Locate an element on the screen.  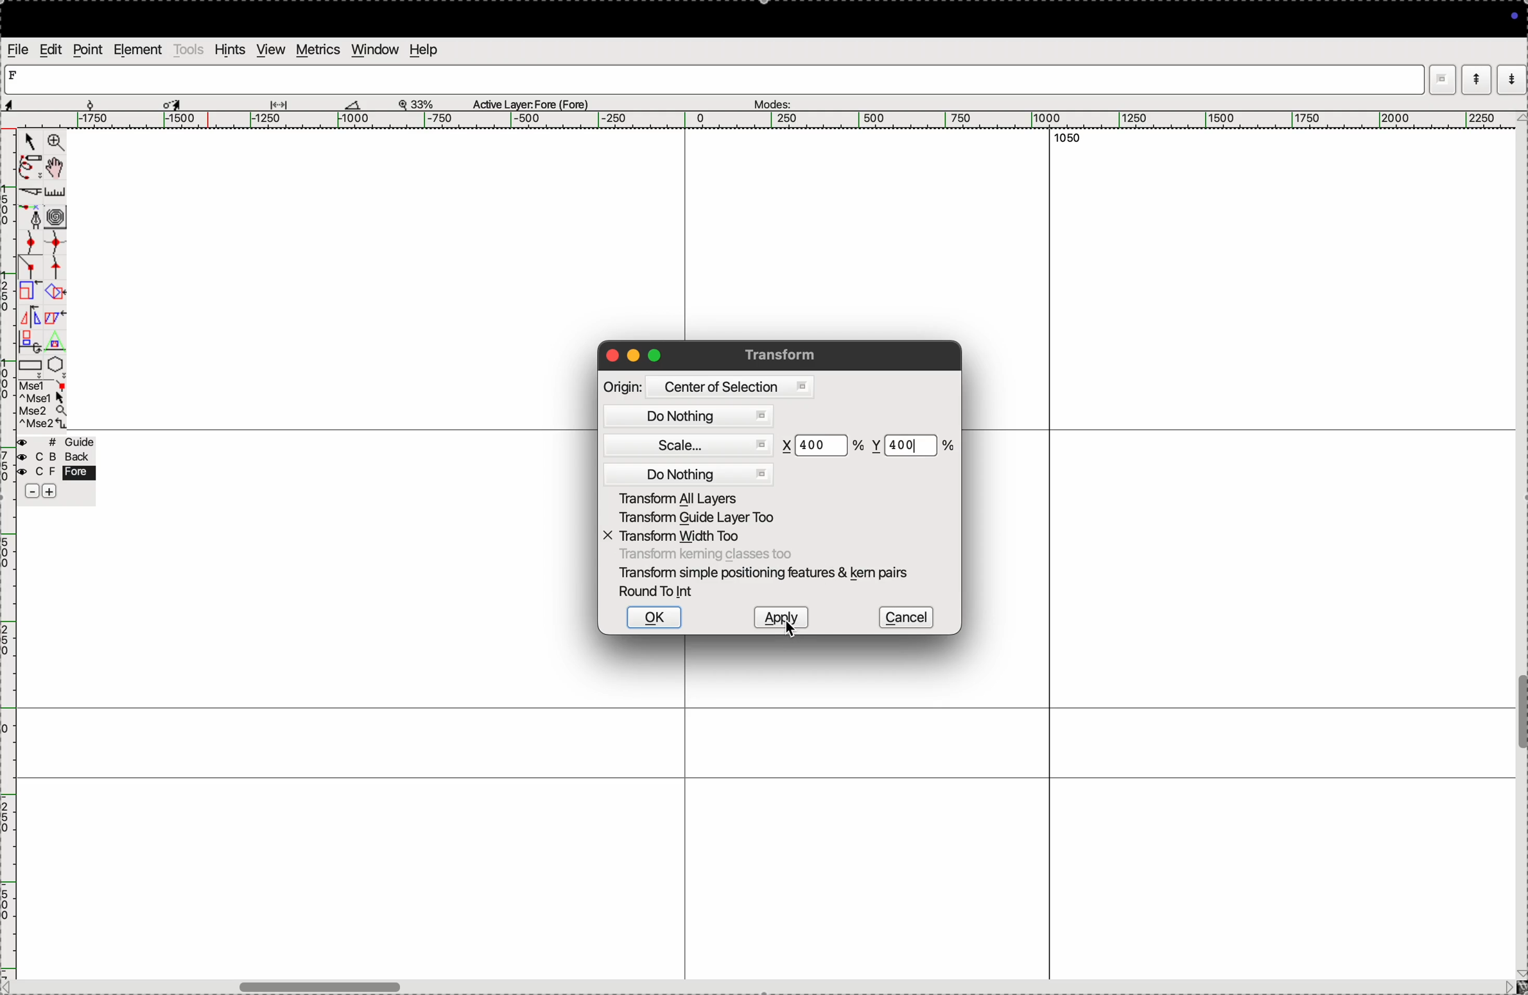
Triangle is located at coordinates (55, 341).